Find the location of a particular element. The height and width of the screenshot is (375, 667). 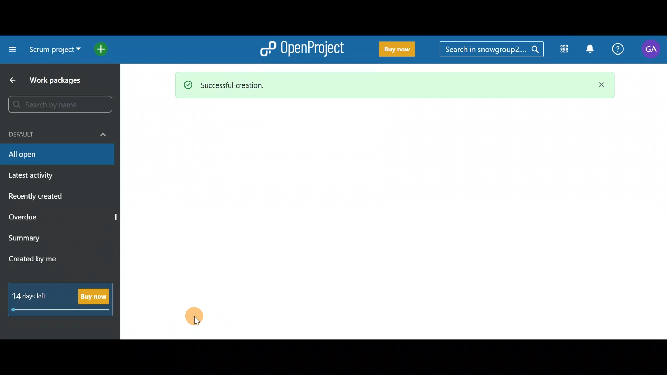

Scrum project is located at coordinates (55, 52).